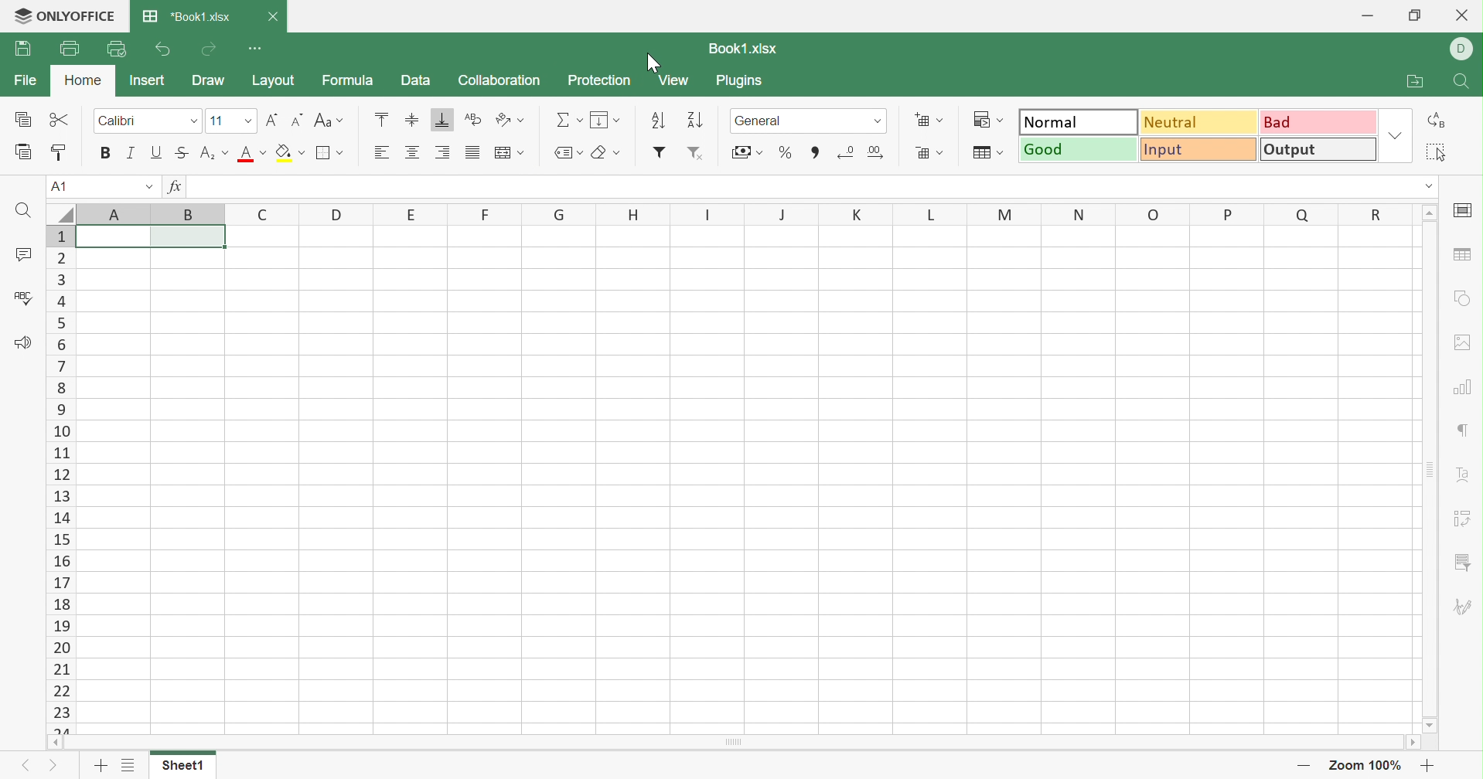  Describe the element at coordinates (182, 154) in the screenshot. I see `Strikethrough` at that location.